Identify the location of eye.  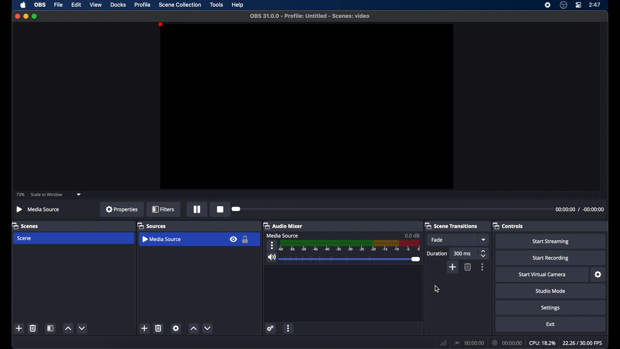
(233, 239).